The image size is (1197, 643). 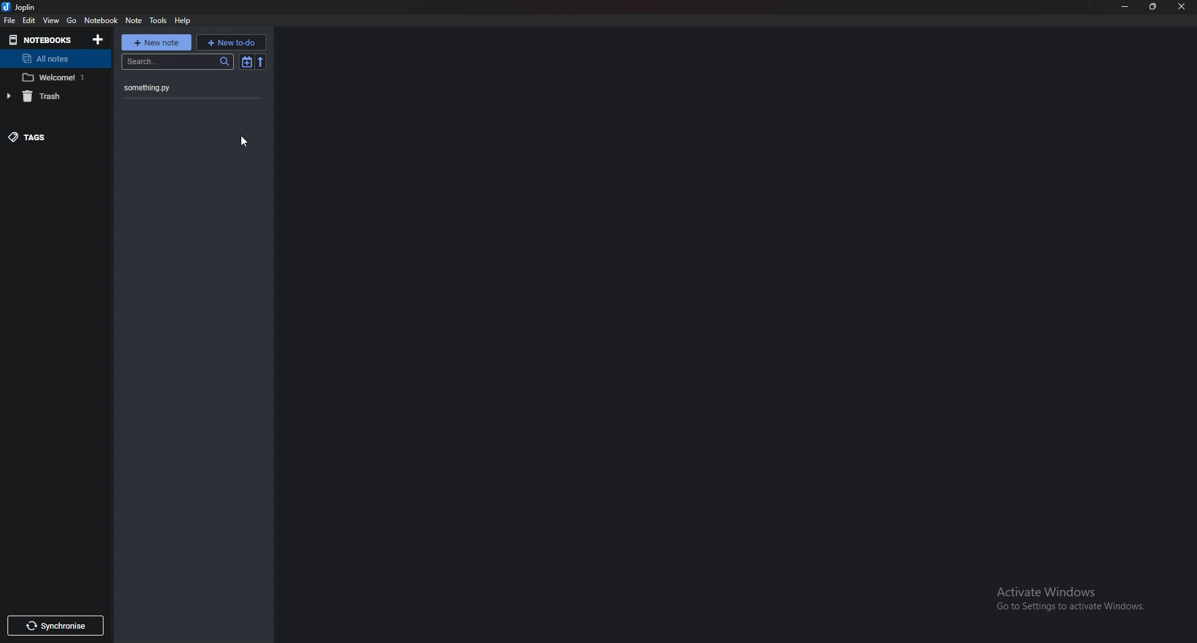 What do you see at coordinates (158, 21) in the screenshot?
I see `Tools` at bounding box center [158, 21].